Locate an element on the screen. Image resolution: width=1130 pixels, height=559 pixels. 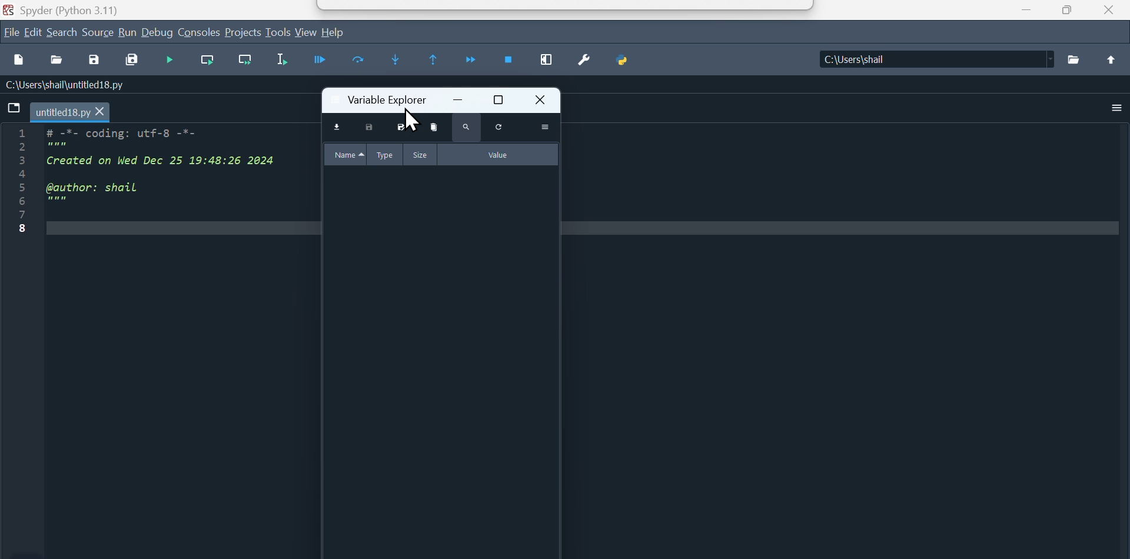
line number is located at coordinates (24, 184).